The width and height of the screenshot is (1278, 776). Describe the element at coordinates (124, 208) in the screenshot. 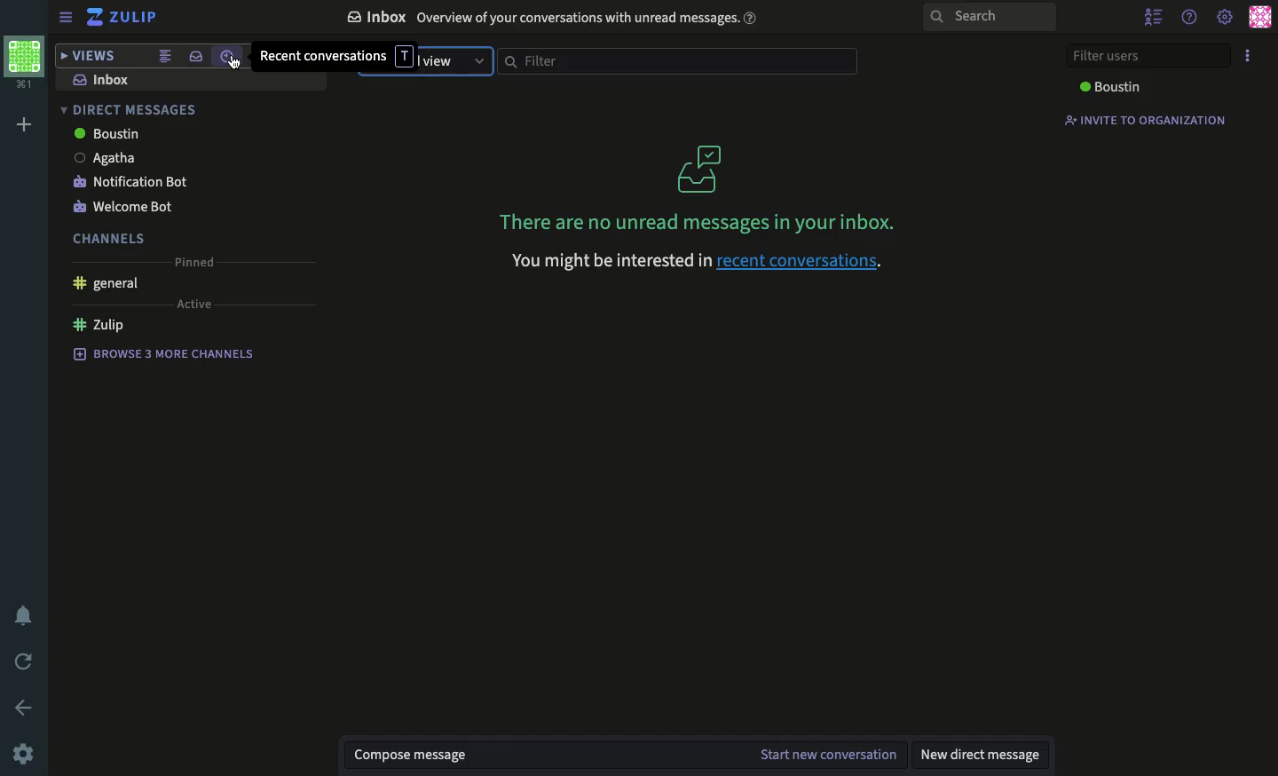

I see `welcome bot` at that location.